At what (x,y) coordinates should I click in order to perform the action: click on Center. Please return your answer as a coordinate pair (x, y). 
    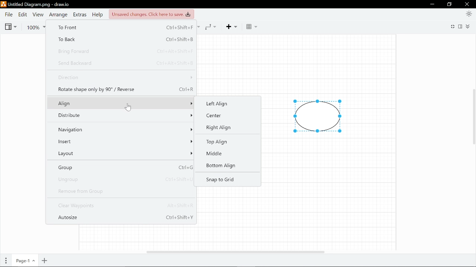
    Looking at the image, I should click on (224, 116).